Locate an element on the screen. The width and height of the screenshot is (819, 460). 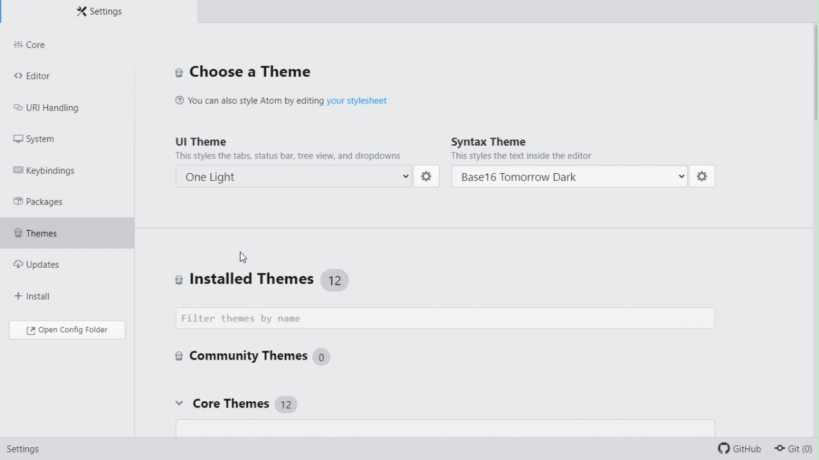
Community themes is located at coordinates (255, 357).